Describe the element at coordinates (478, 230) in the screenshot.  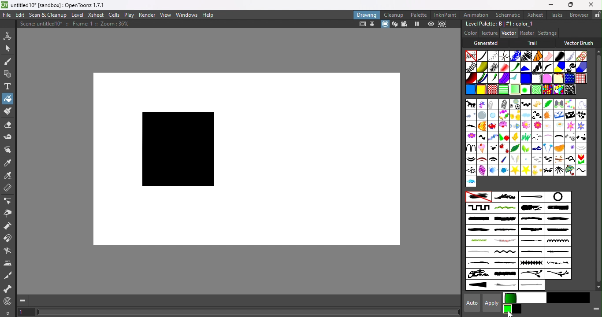
I see `medium_brush3` at that location.